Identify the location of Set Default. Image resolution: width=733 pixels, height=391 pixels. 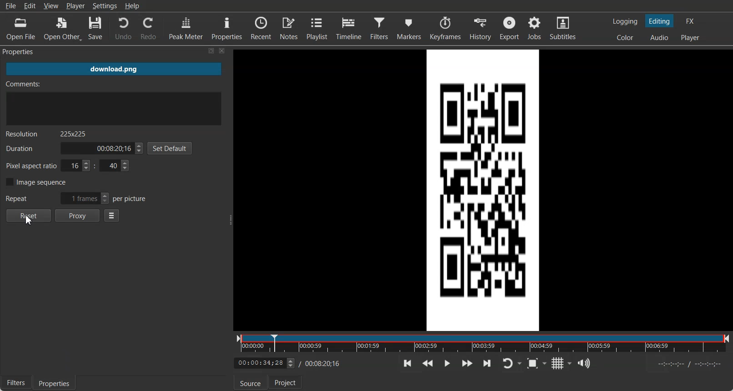
(171, 149).